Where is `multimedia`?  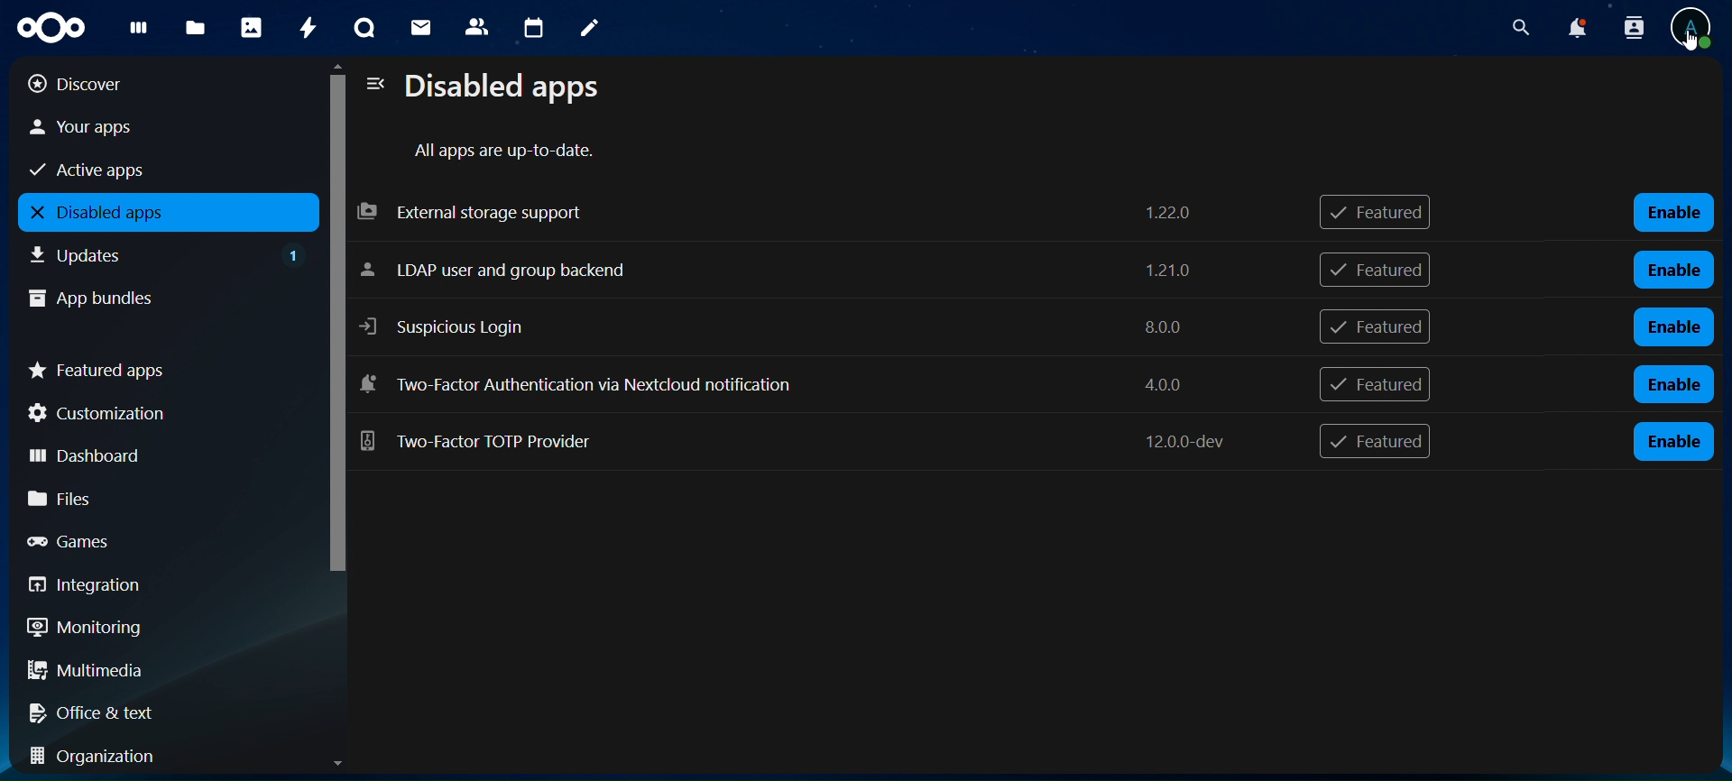
multimedia is located at coordinates (161, 674).